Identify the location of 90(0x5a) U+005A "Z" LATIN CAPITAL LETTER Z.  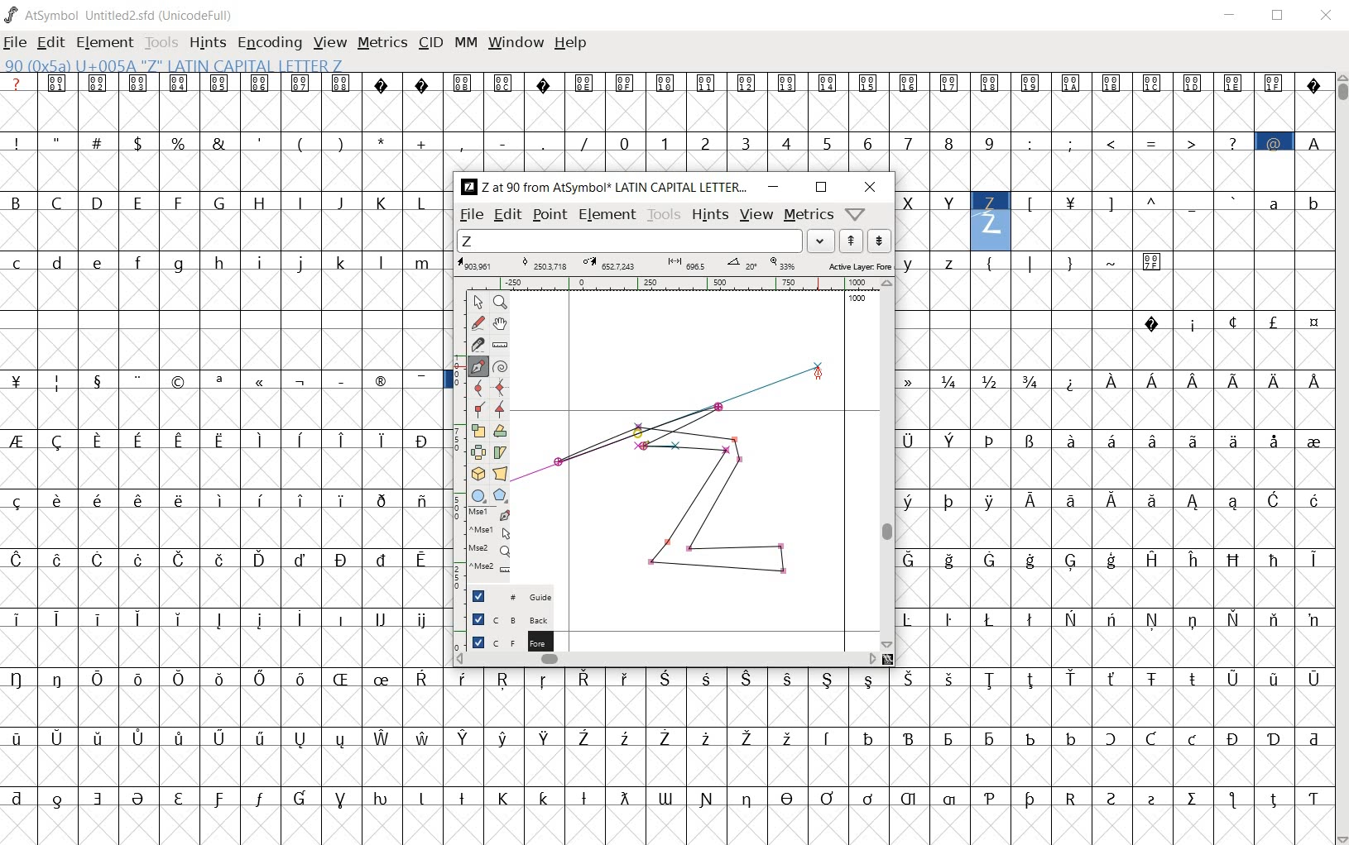
(991, 215).